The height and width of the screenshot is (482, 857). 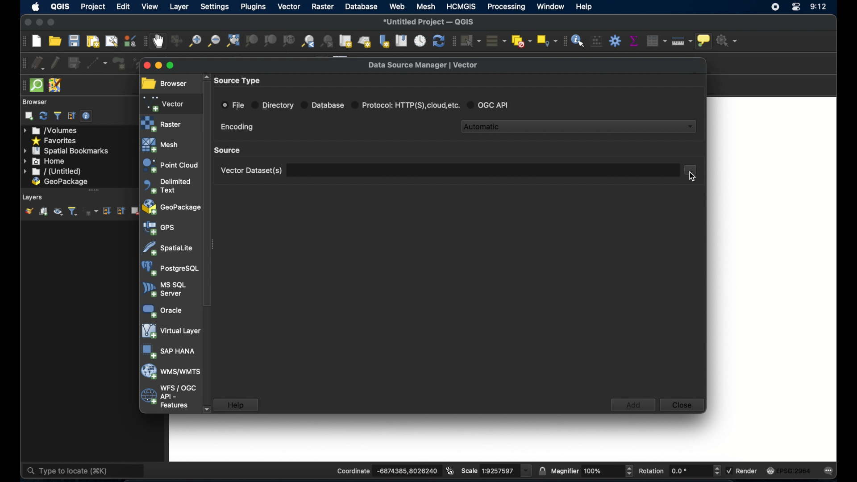 What do you see at coordinates (36, 41) in the screenshot?
I see `new project` at bounding box center [36, 41].